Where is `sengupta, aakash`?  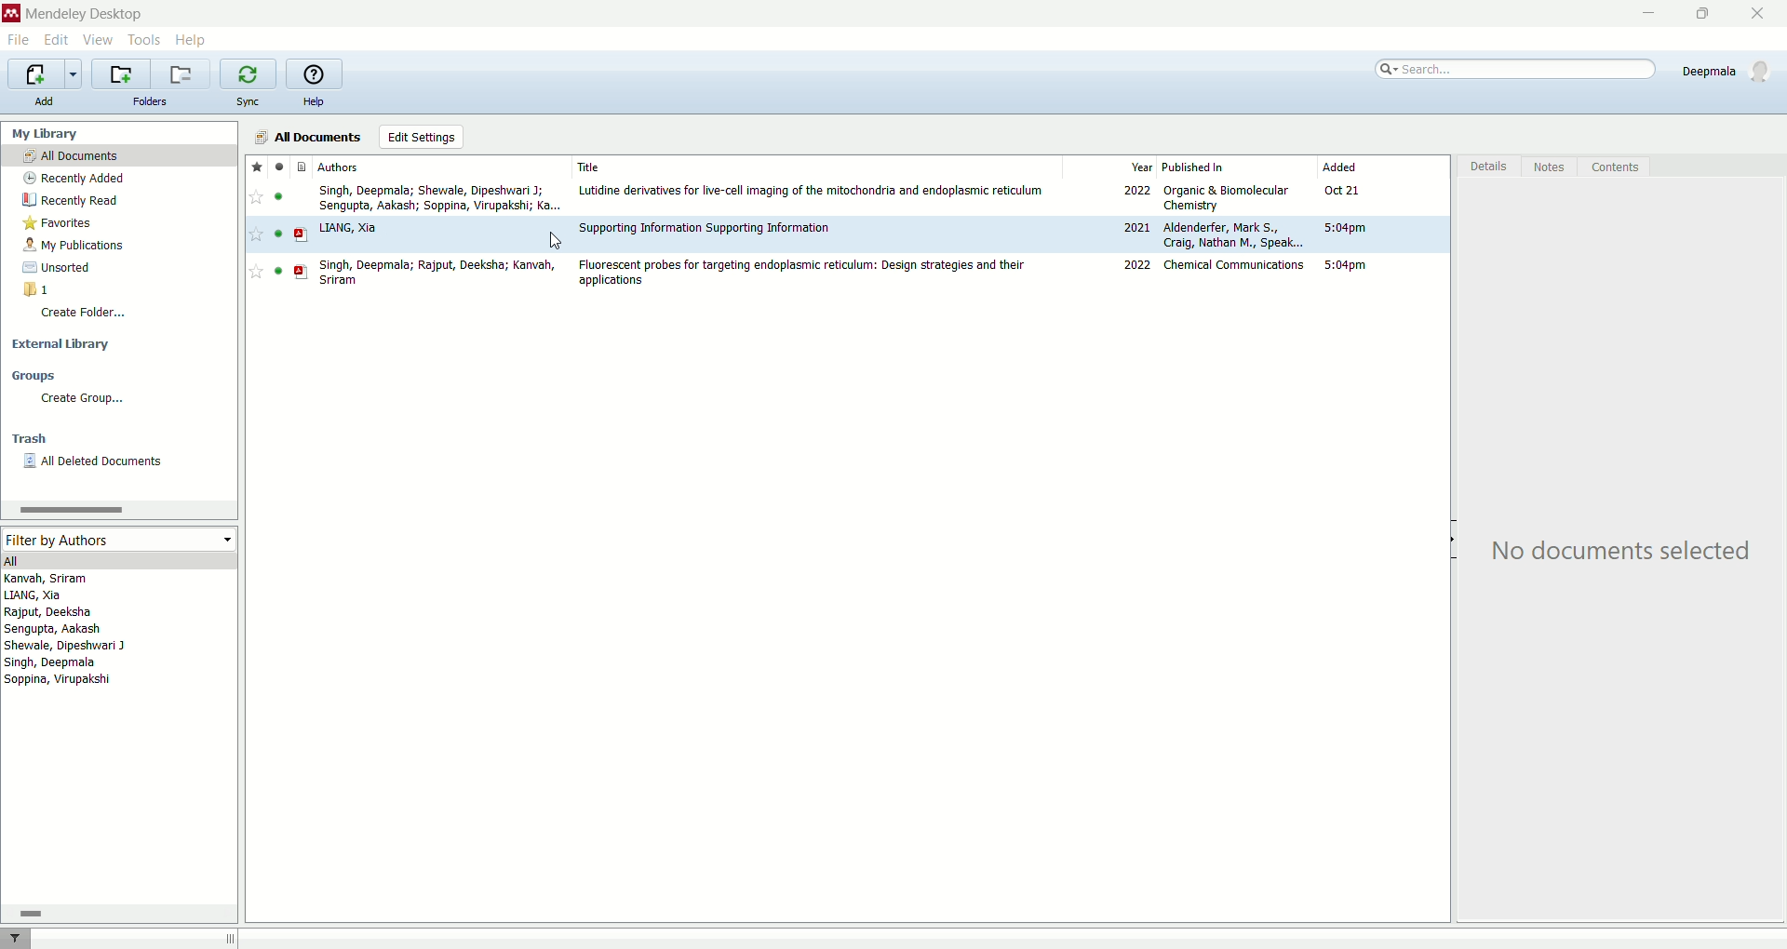
sengupta, aakash is located at coordinates (54, 629).